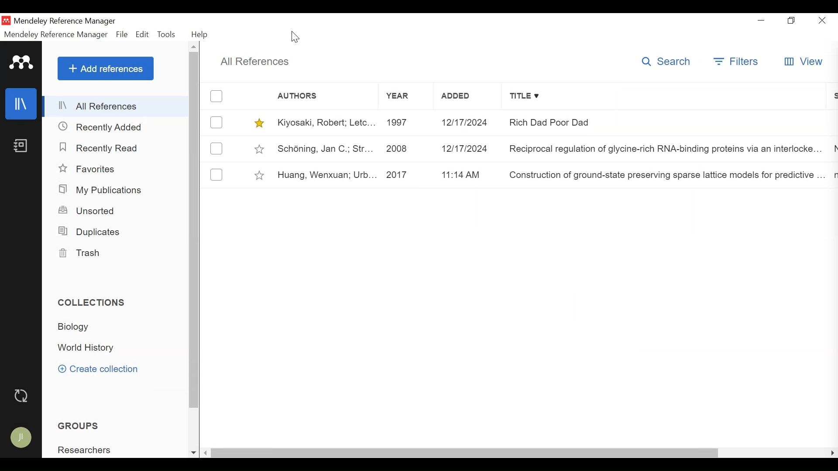 The image size is (838, 471). Describe the element at coordinates (323, 123) in the screenshot. I see `Kiyosaki, Robert; Letc...` at that location.